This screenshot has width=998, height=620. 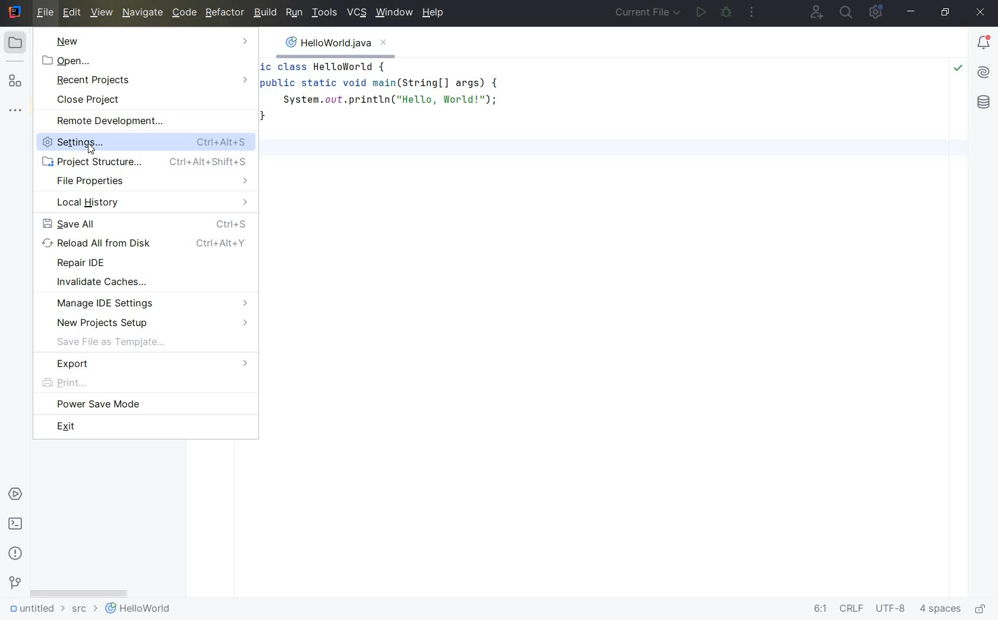 I want to click on VIEW, so click(x=102, y=13).